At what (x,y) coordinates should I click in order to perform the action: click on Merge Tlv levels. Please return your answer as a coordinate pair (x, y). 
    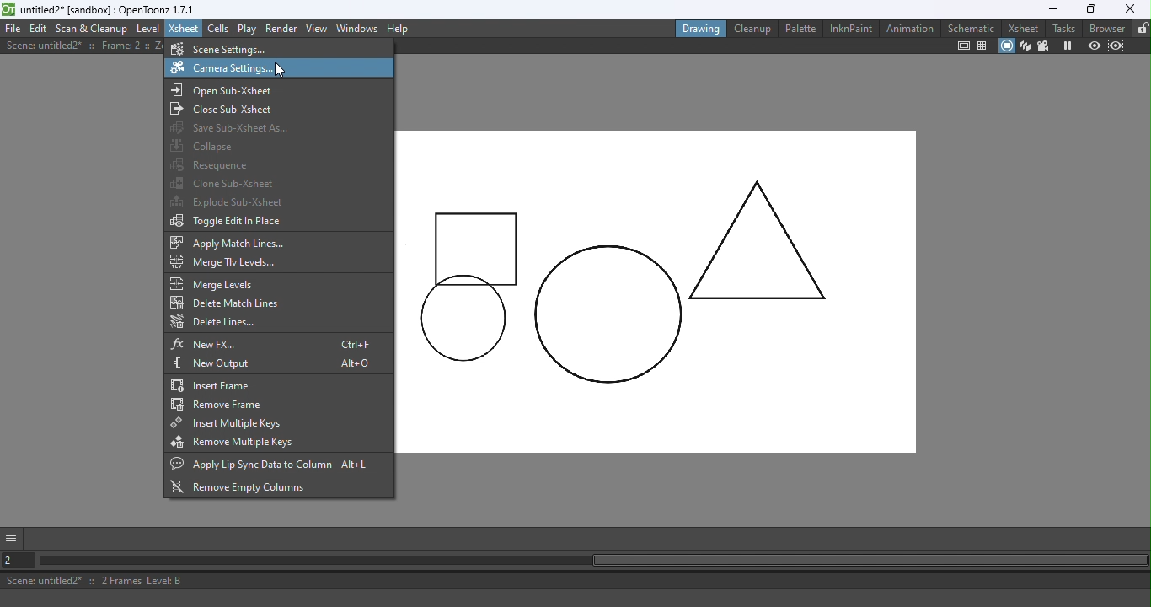
    Looking at the image, I should click on (227, 262).